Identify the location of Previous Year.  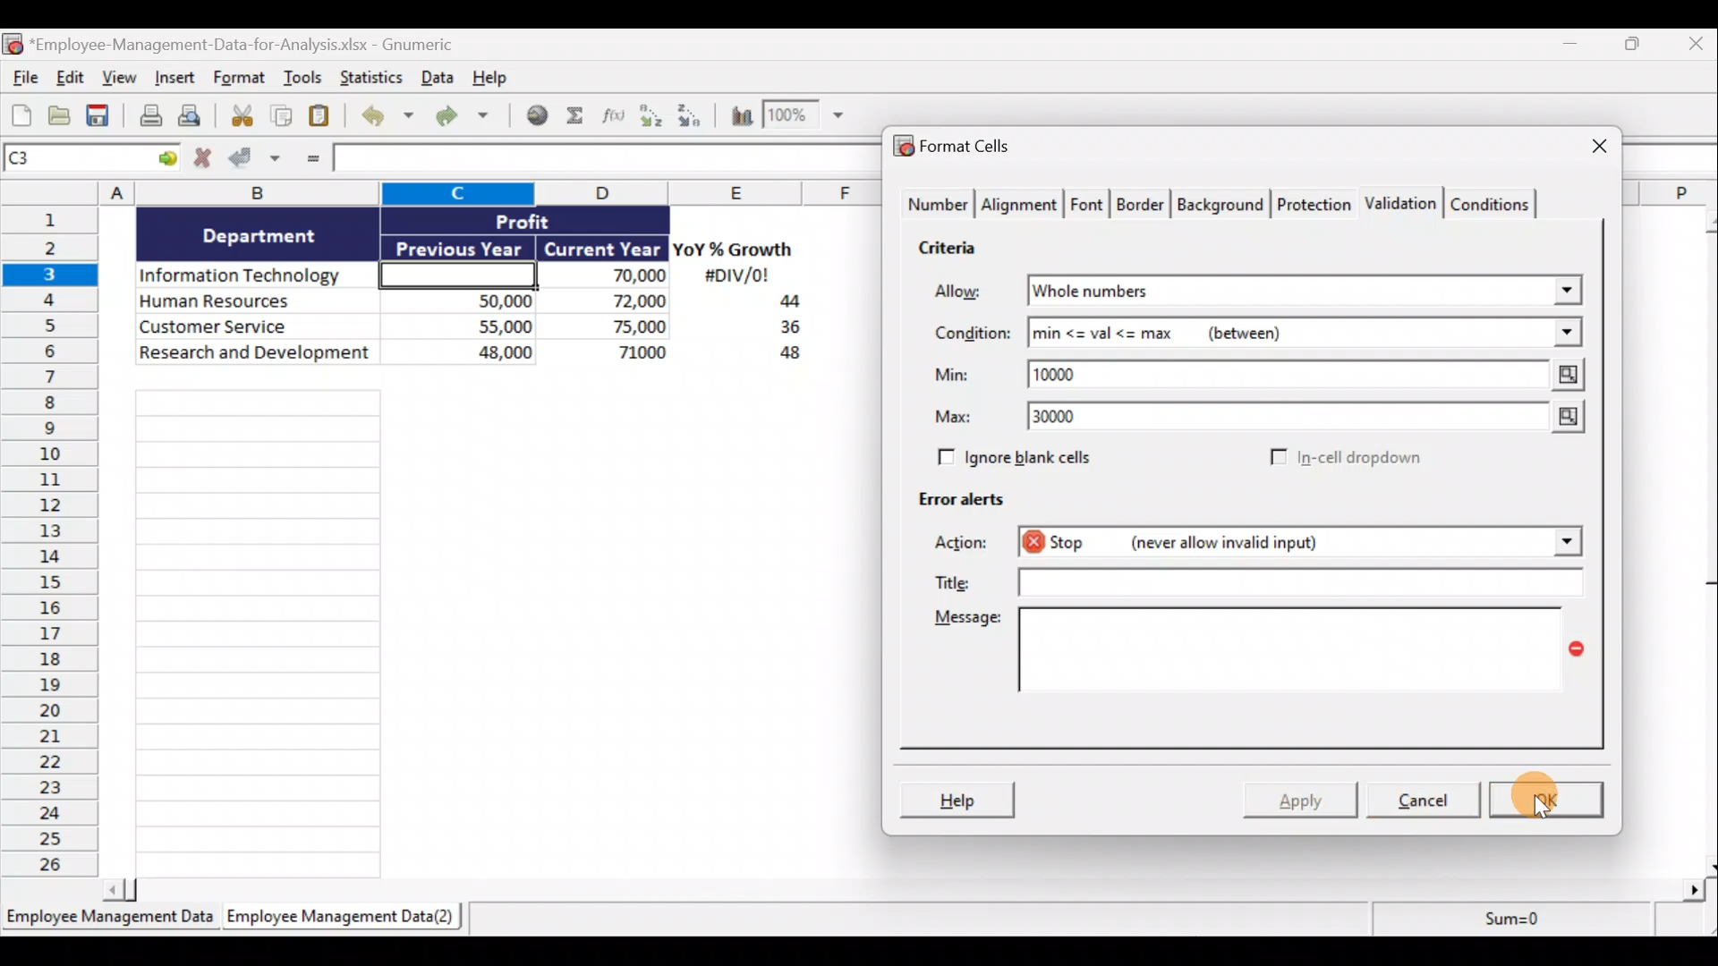
(460, 245).